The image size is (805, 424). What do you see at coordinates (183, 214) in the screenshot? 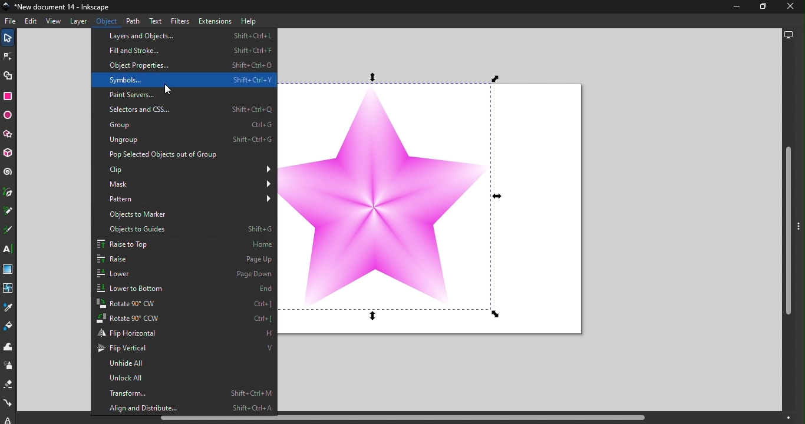
I see `Objects to marker` at bounding box center [183, 214].